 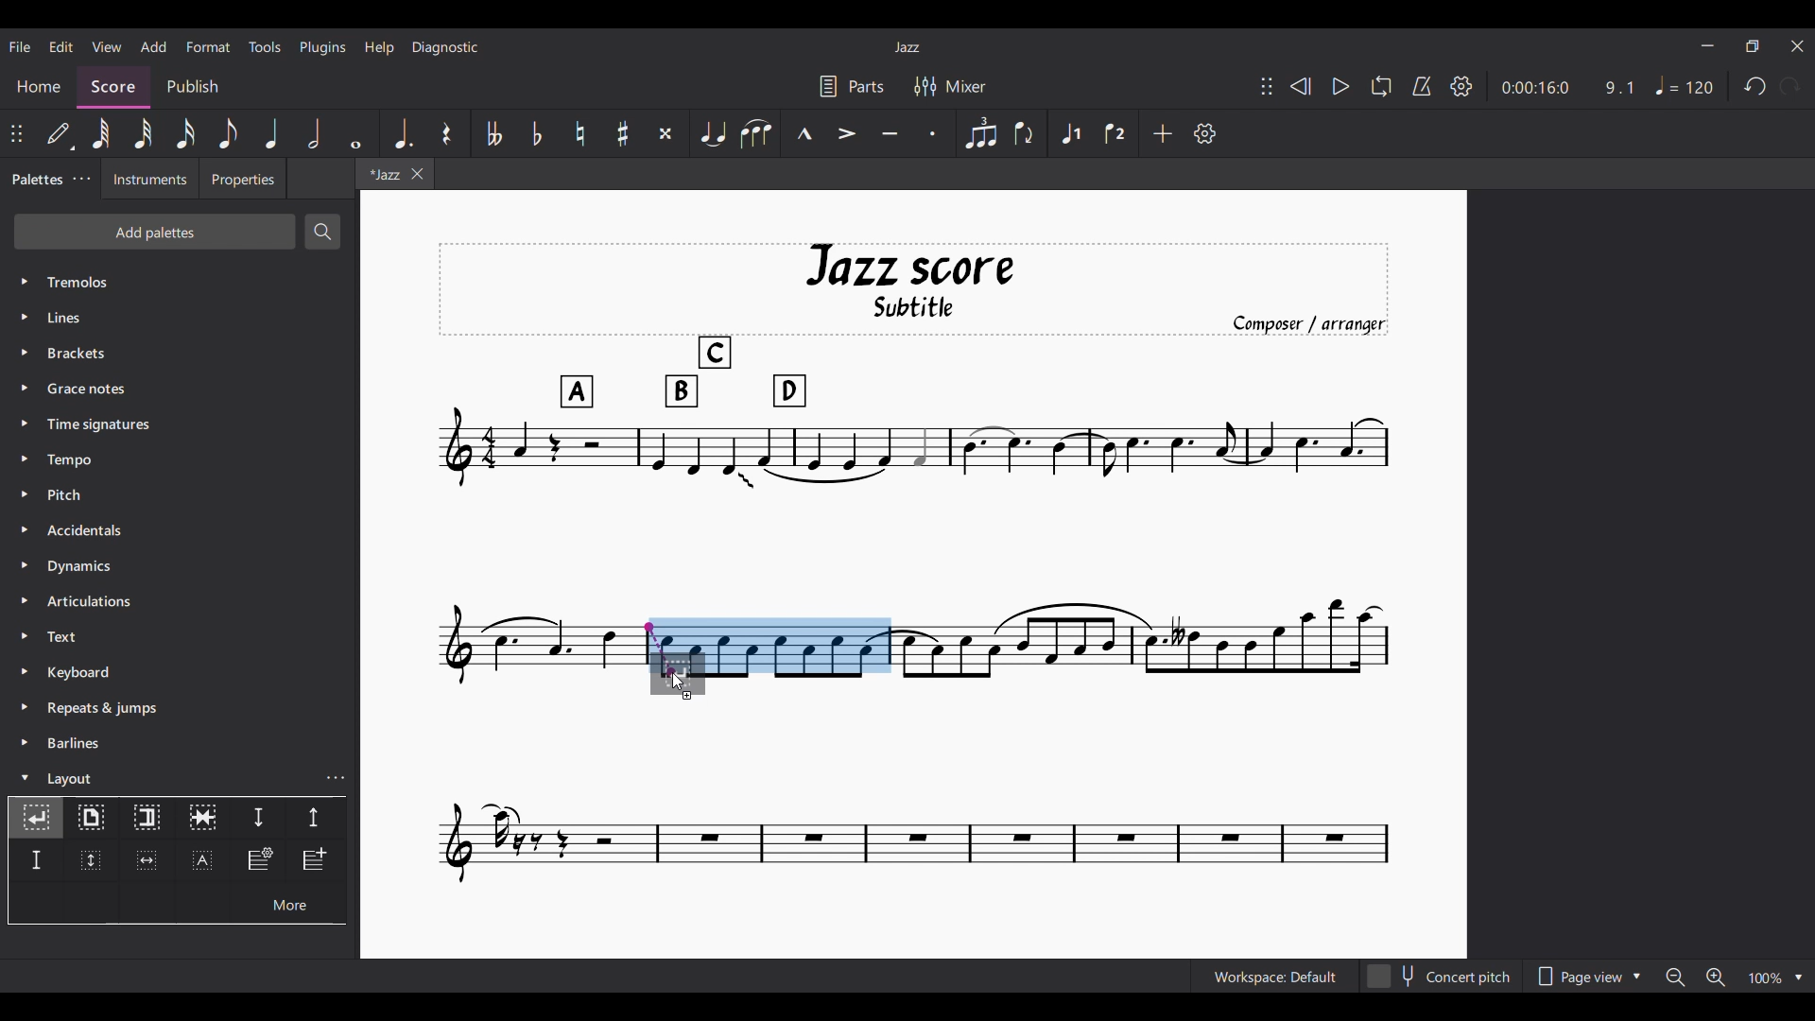 What do you see at coordinates (418, 174) in the screenshot?
I see `Close tab` at bounding box center [418, 174].